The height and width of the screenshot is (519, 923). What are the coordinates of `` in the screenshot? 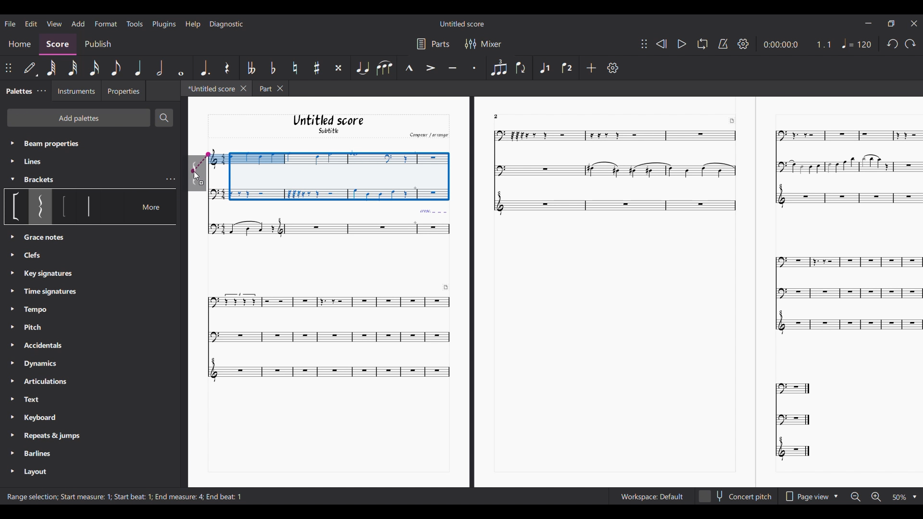 It's located at (10, 380).